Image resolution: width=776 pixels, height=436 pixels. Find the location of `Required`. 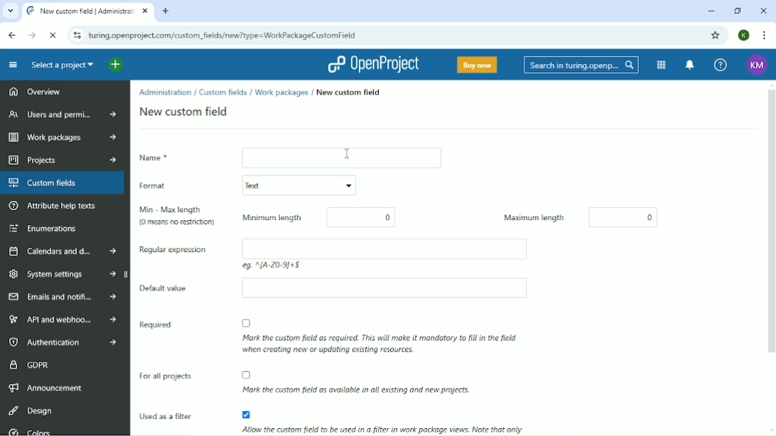

Required is located at coordinates (153, 337).